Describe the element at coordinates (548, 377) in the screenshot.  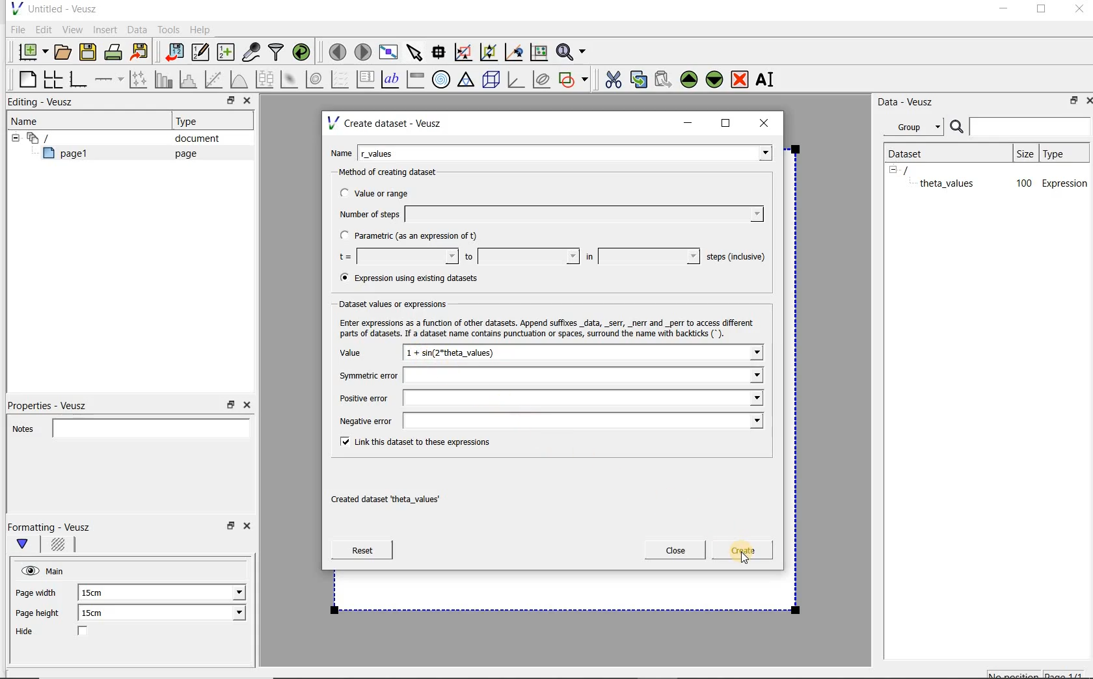
I see `Symmetric error` at that location.